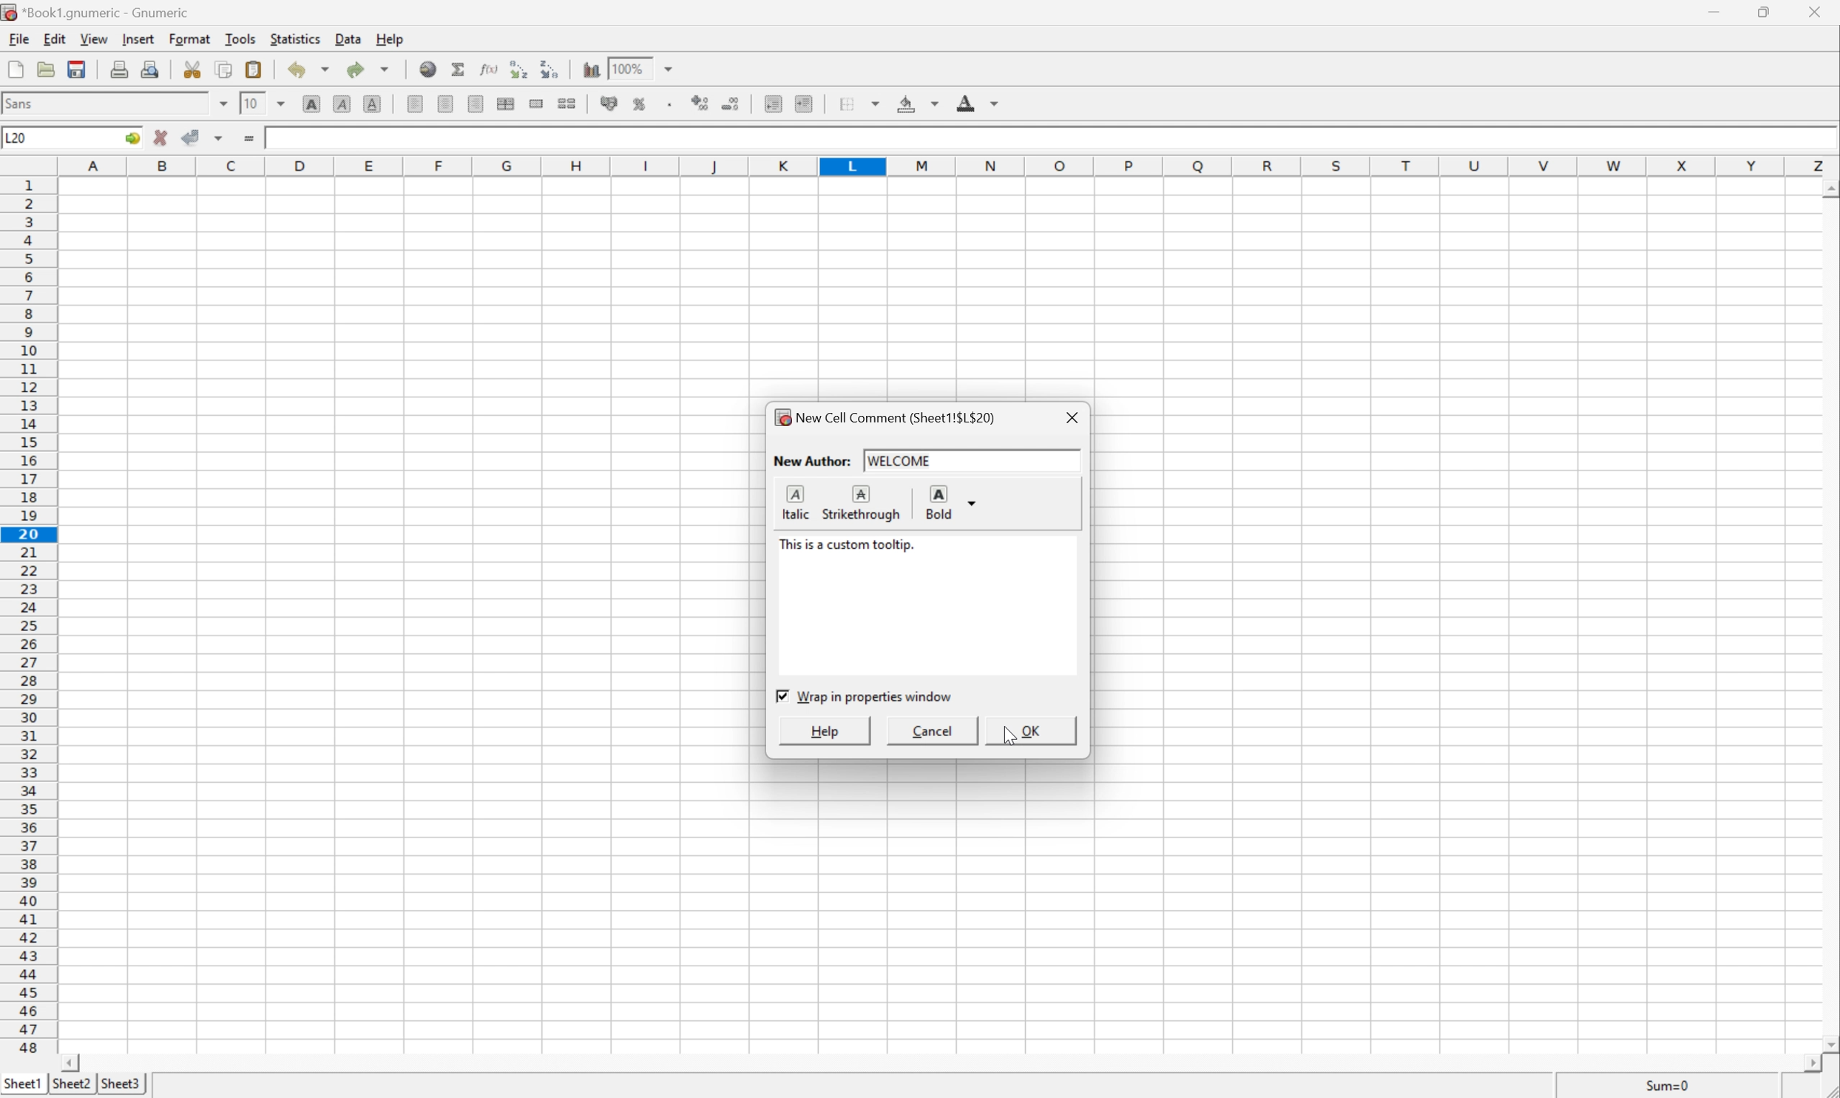 The height and width of the screenshot is (1098, 1840). Describe the element at coordinates (731, 104) in the screenshot. I see `Decrease number of decimals displayed` at that location.